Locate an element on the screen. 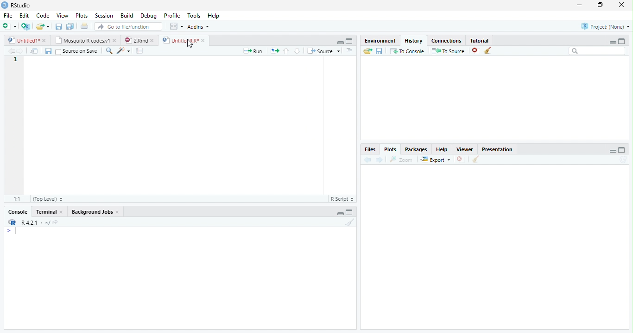  close is located at coordinates (44, 40).